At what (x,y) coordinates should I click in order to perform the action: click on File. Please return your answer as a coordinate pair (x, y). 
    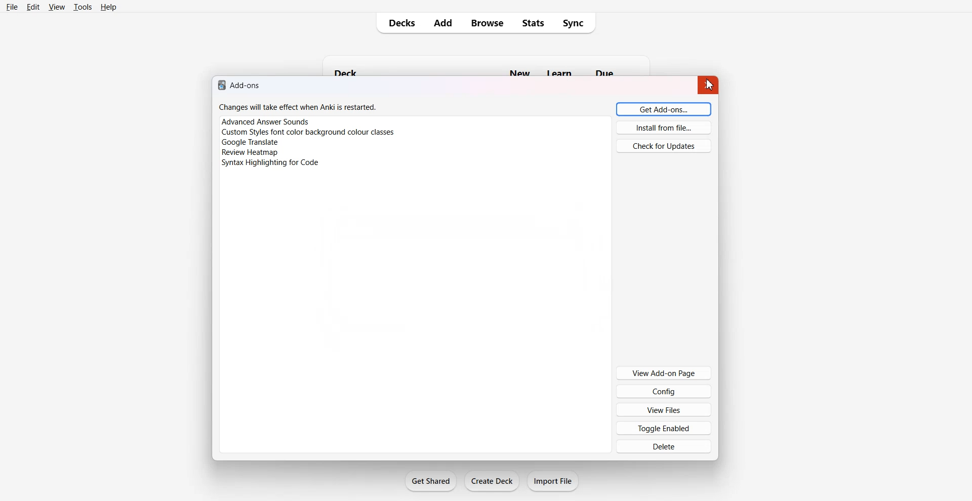
    Looking at the image, I should click on (12, 7).